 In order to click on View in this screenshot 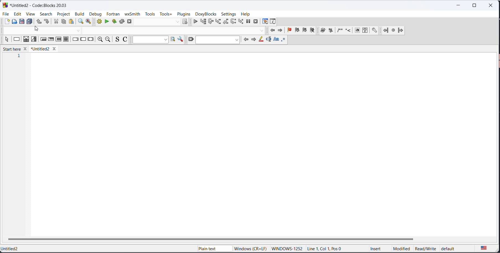, I will do `click(30, 14)`.